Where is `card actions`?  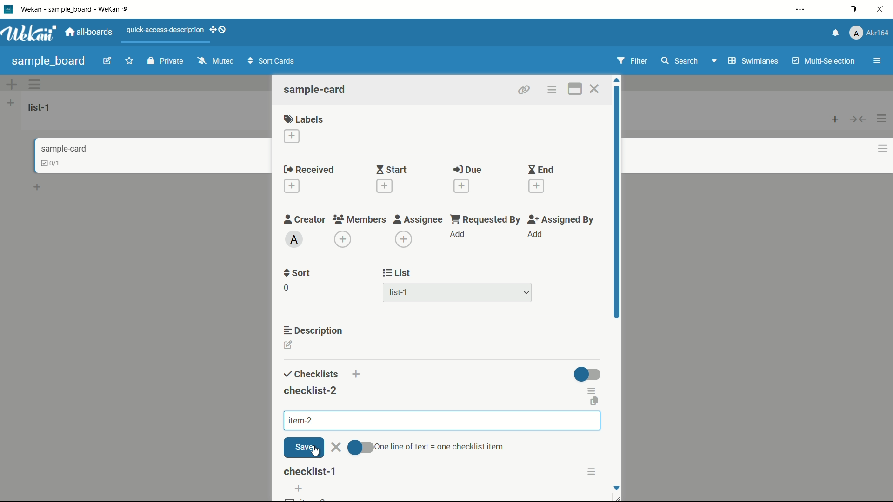
card actions is located at coordinates (551, 90).